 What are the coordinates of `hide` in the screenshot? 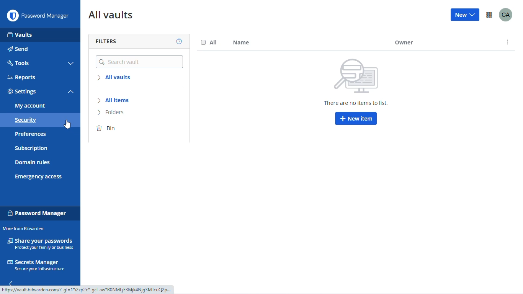 It's located at (10, 282).